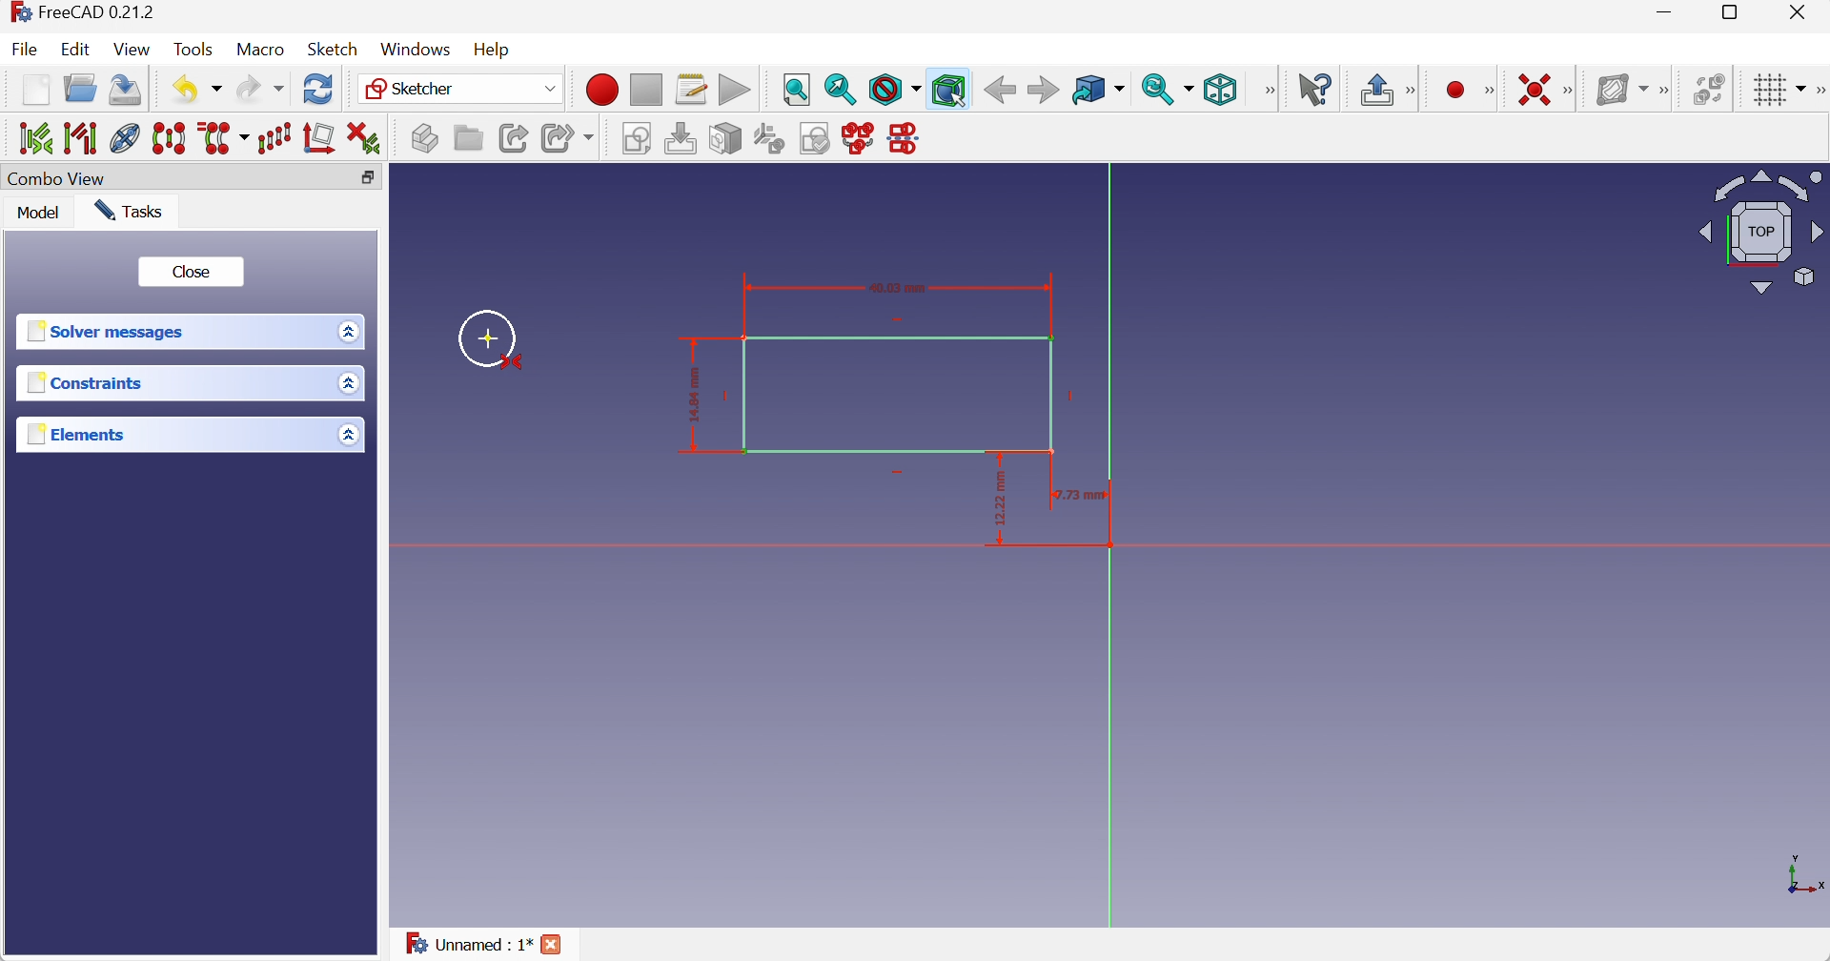  I want to click on Rectangular array, so click(275, 138).